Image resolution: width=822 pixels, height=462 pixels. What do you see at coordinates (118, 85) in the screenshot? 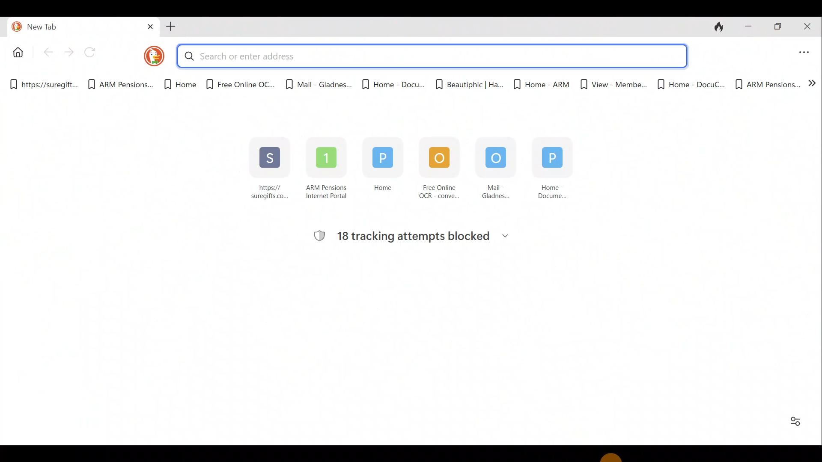
I see `ARM Pensions.` at bounding box center [118, 85].